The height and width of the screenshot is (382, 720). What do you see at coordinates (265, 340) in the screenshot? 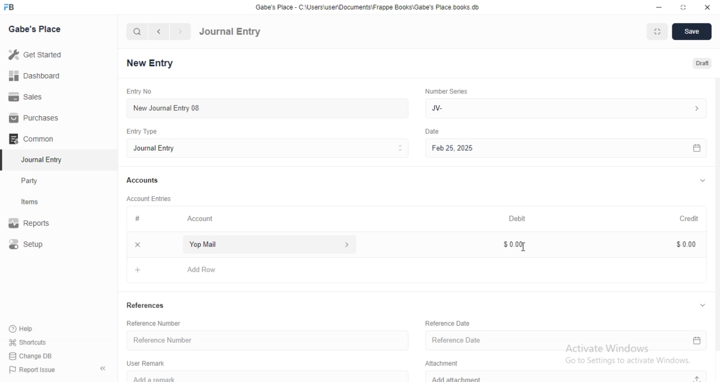
I see `Reference Number` at bounding box center [265, 340].